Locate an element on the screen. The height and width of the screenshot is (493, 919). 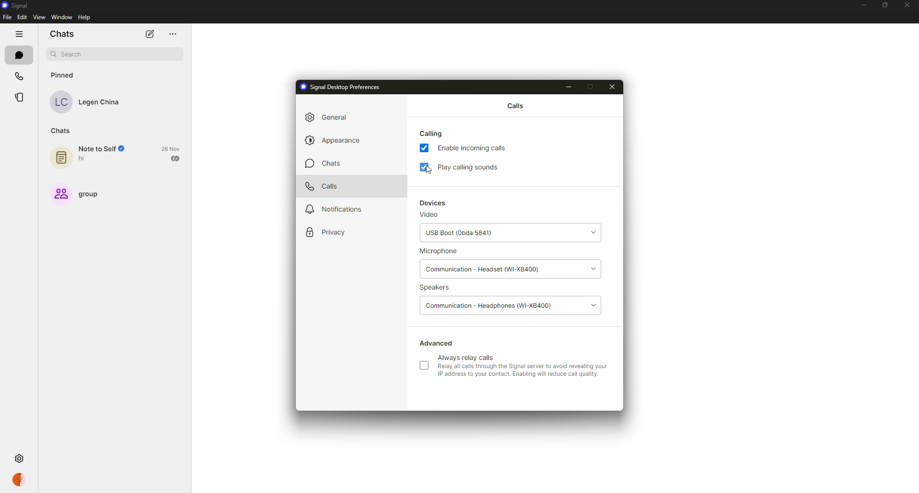
chats is located at coordinates (65, 34).